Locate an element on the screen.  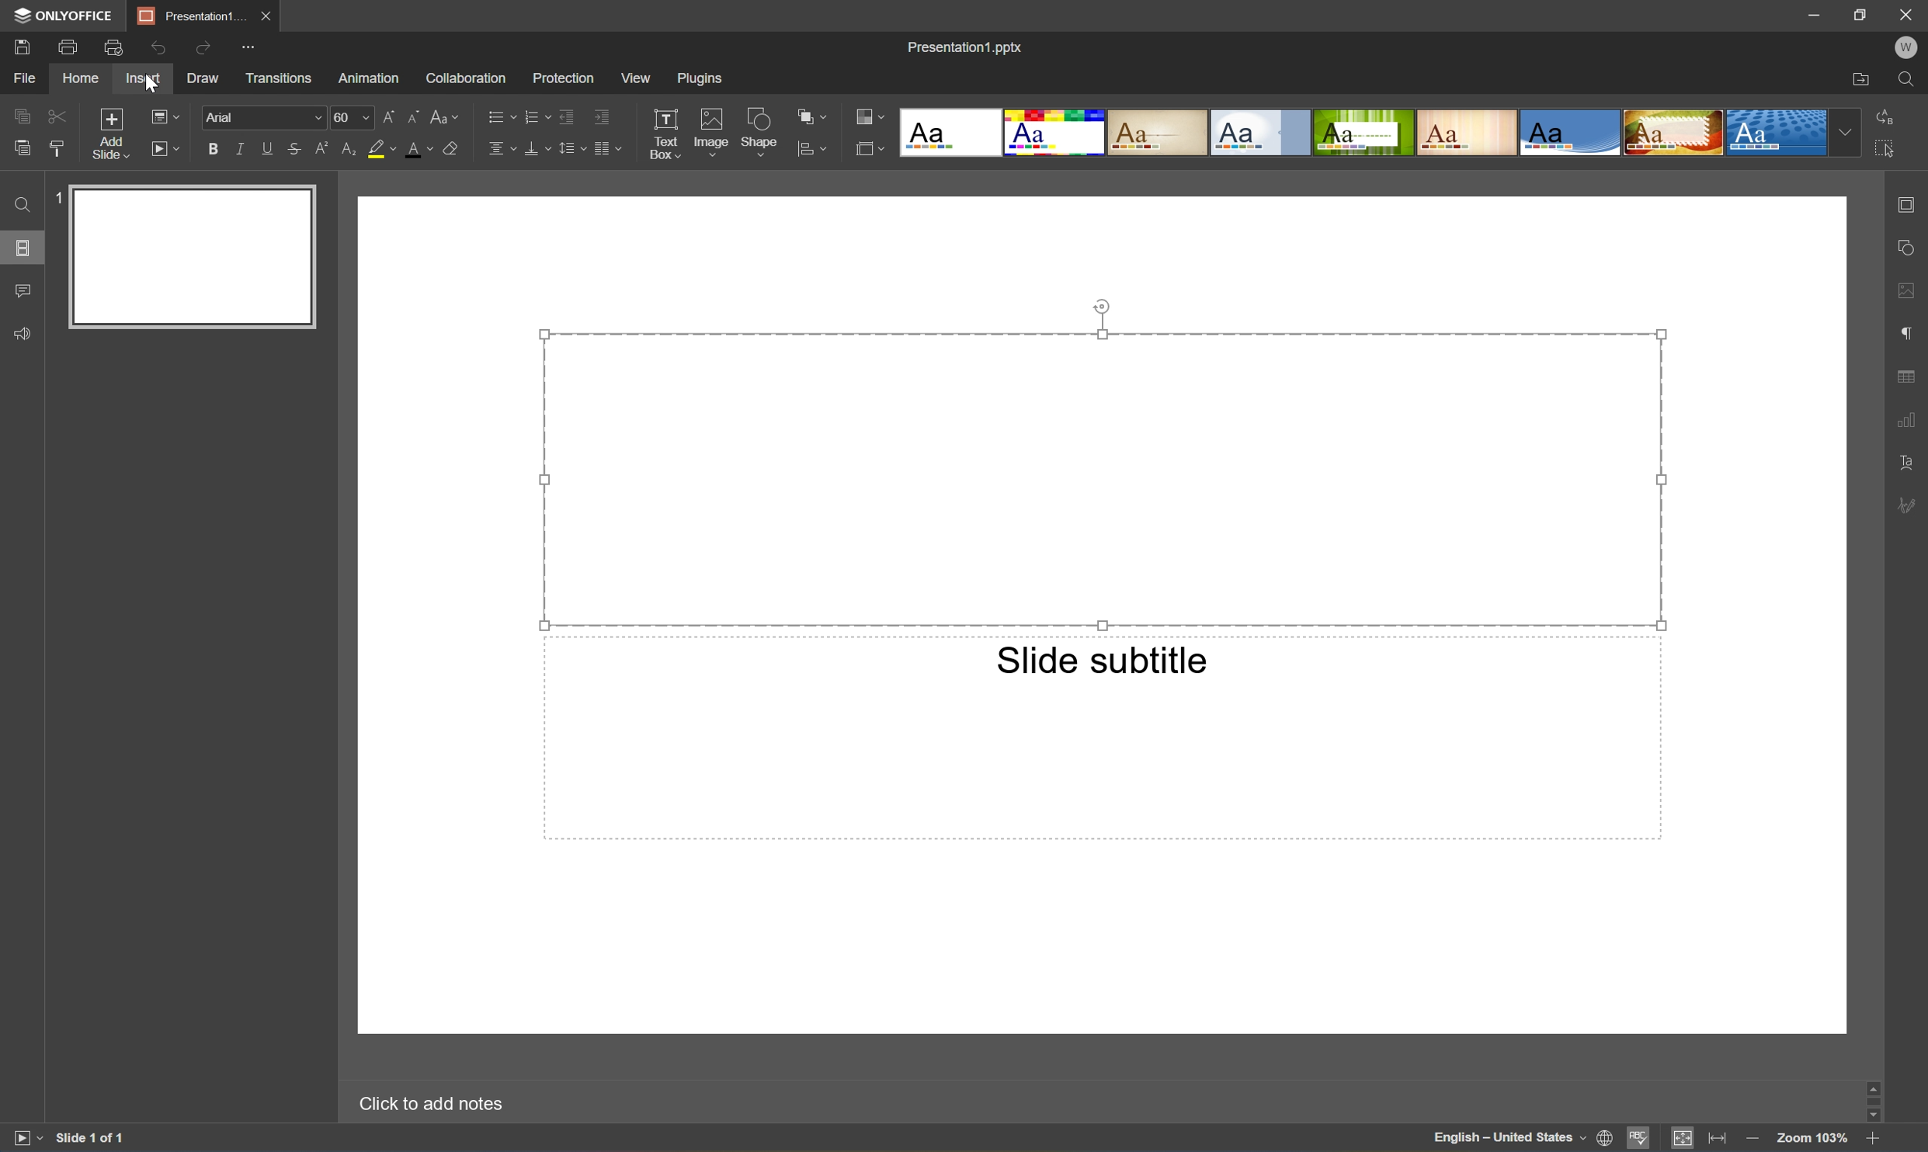
Collaboration is located at coordinates (465, 78).